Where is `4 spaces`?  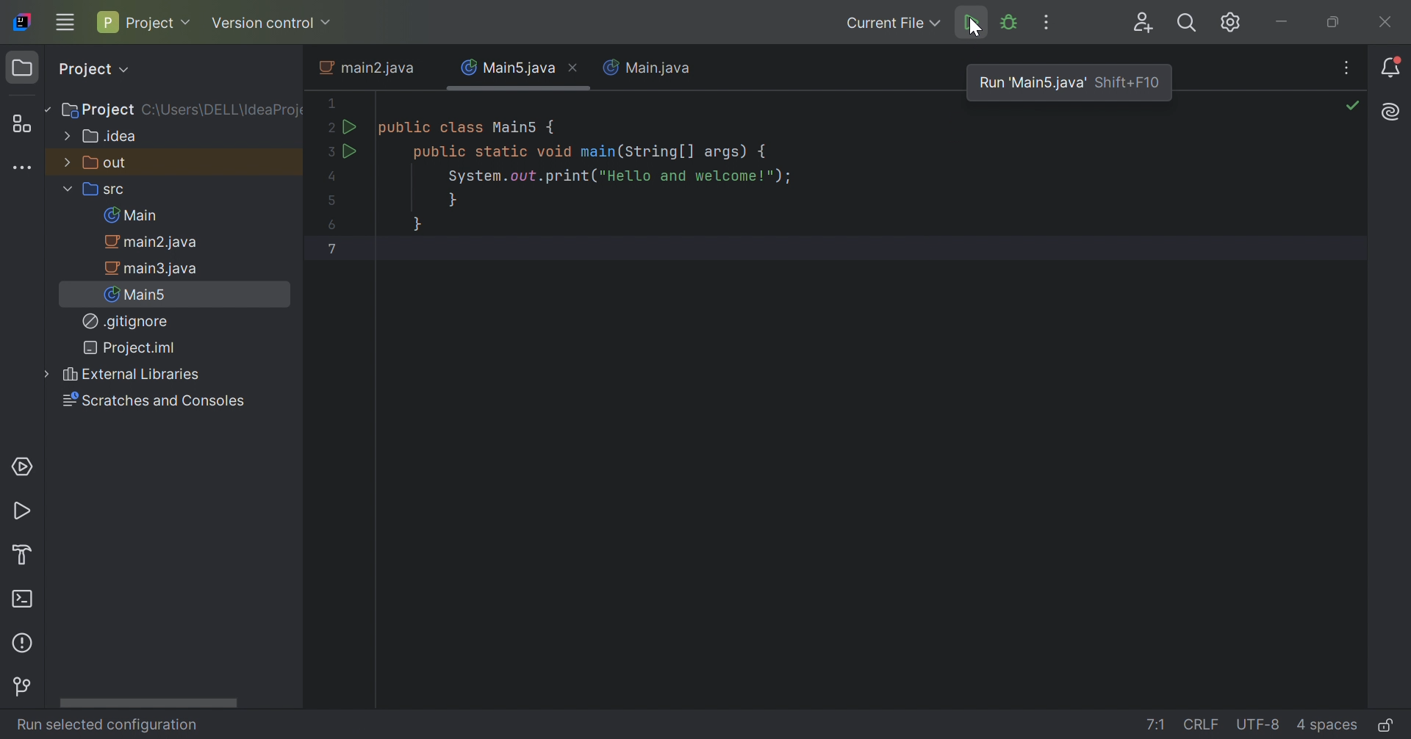 4 spaces is located at coordinates (1326, 724).